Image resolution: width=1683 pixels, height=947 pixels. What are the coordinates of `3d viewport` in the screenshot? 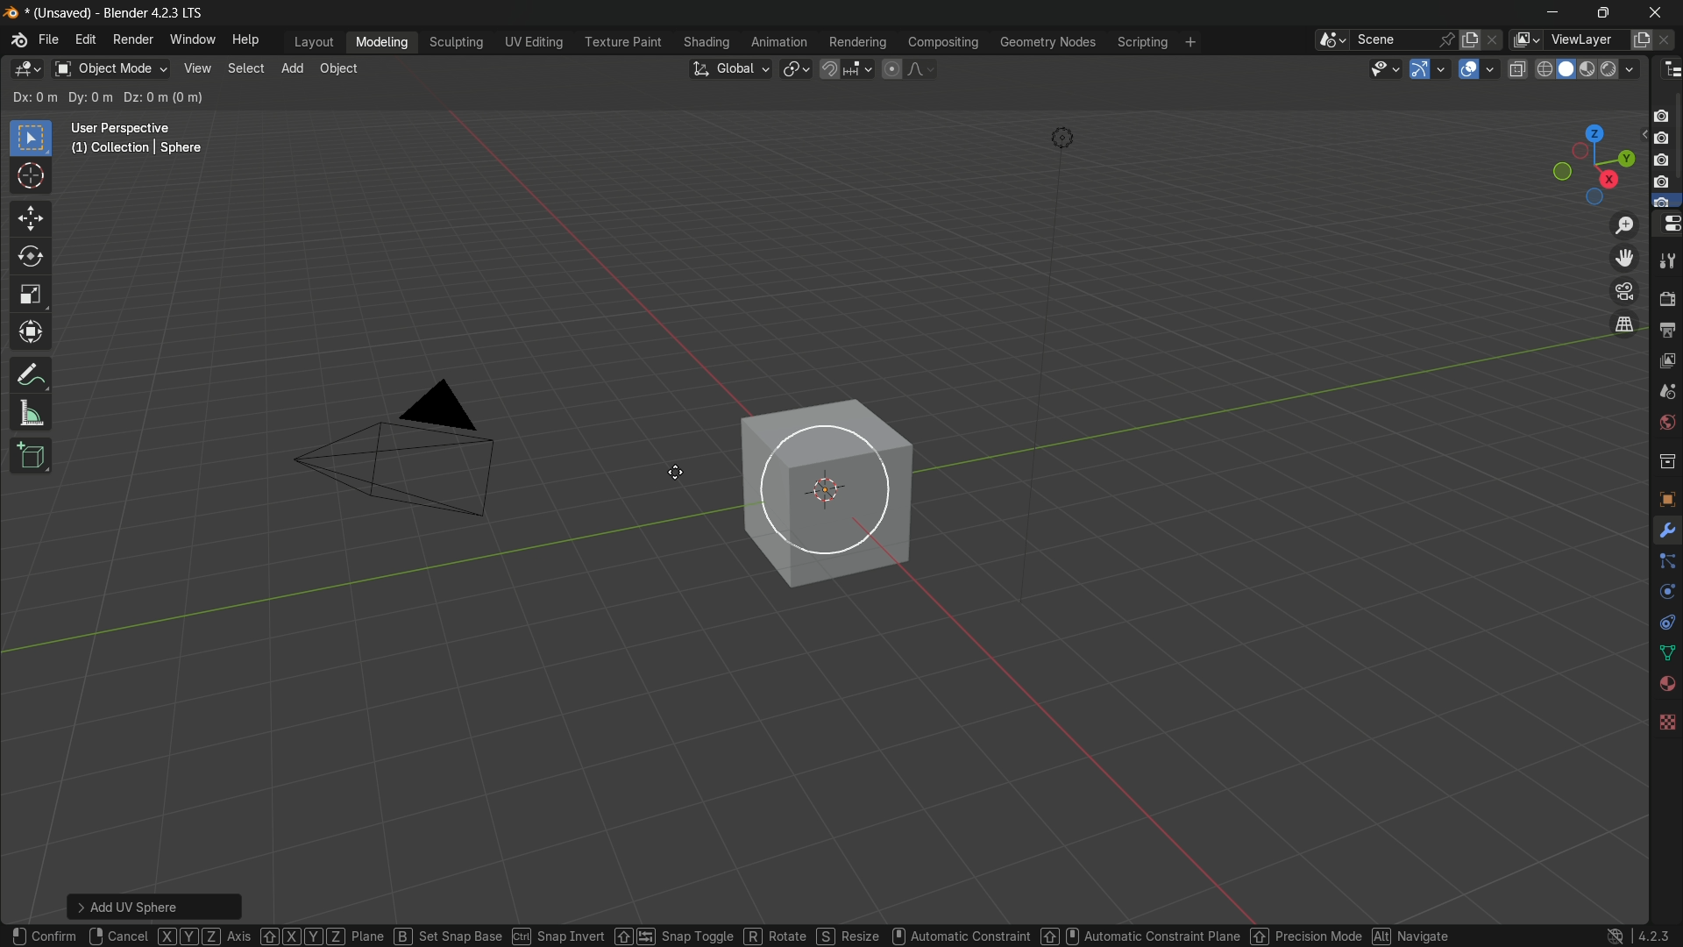 It's located at (24, 69).